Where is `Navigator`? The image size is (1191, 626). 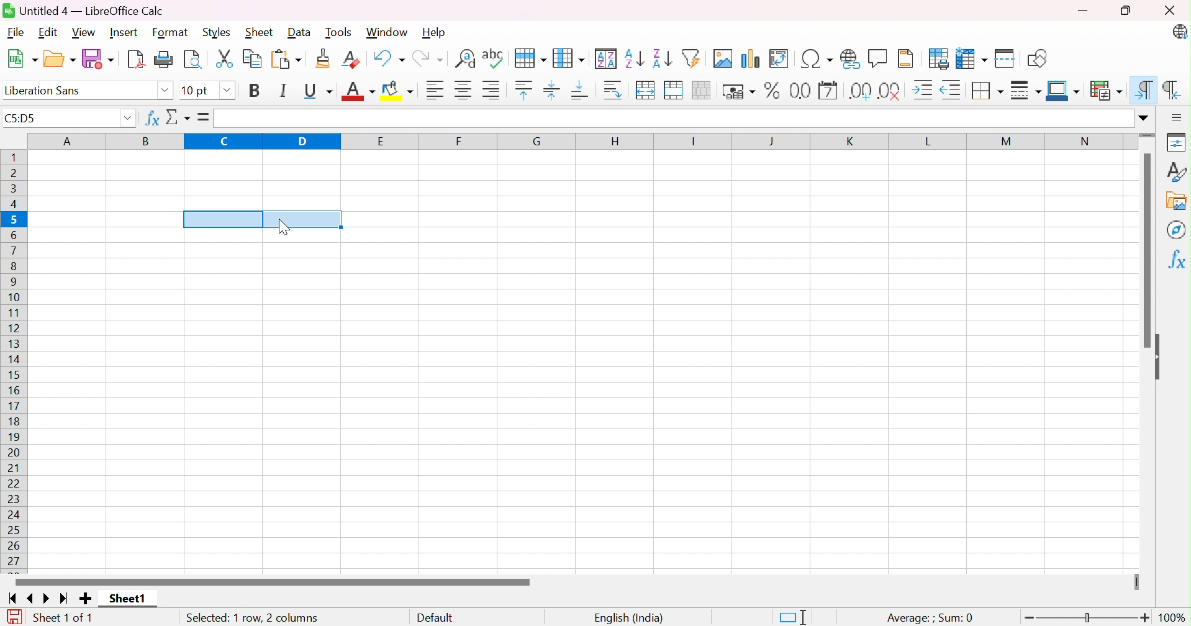
Navigator is located at coordinates (1175, 230).